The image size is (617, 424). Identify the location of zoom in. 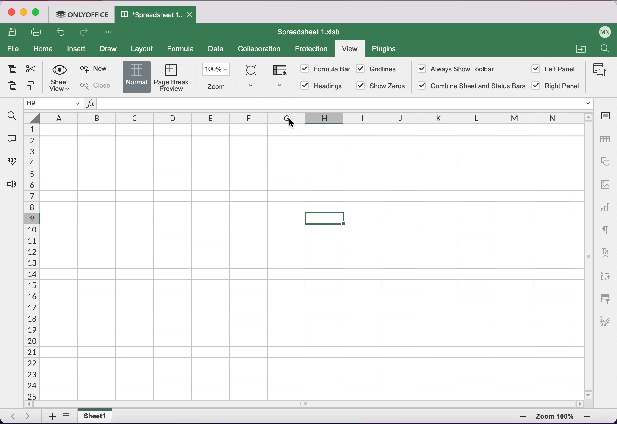
(517, 418).